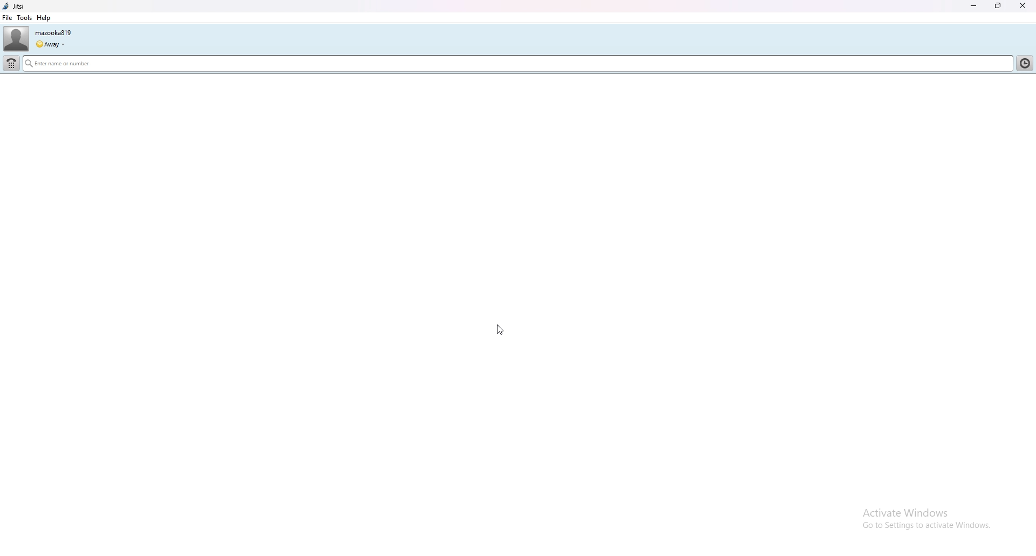  I want to click on minimize, so click(974, 6).